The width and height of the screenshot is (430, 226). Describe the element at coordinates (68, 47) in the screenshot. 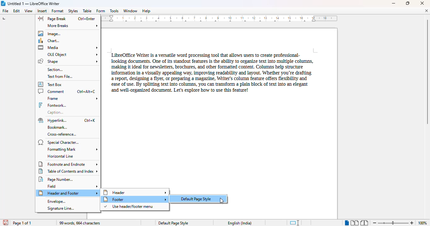

I see `media` at that location.